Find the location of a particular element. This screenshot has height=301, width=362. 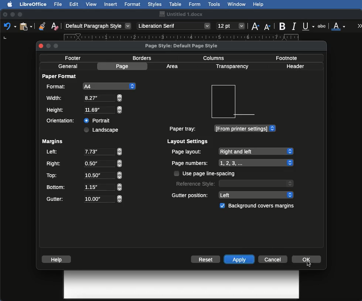

Page layout is located at coordinates (232, 151).